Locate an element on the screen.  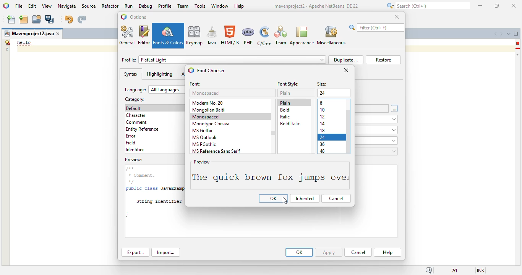
error is located at coordinates (517, 43).